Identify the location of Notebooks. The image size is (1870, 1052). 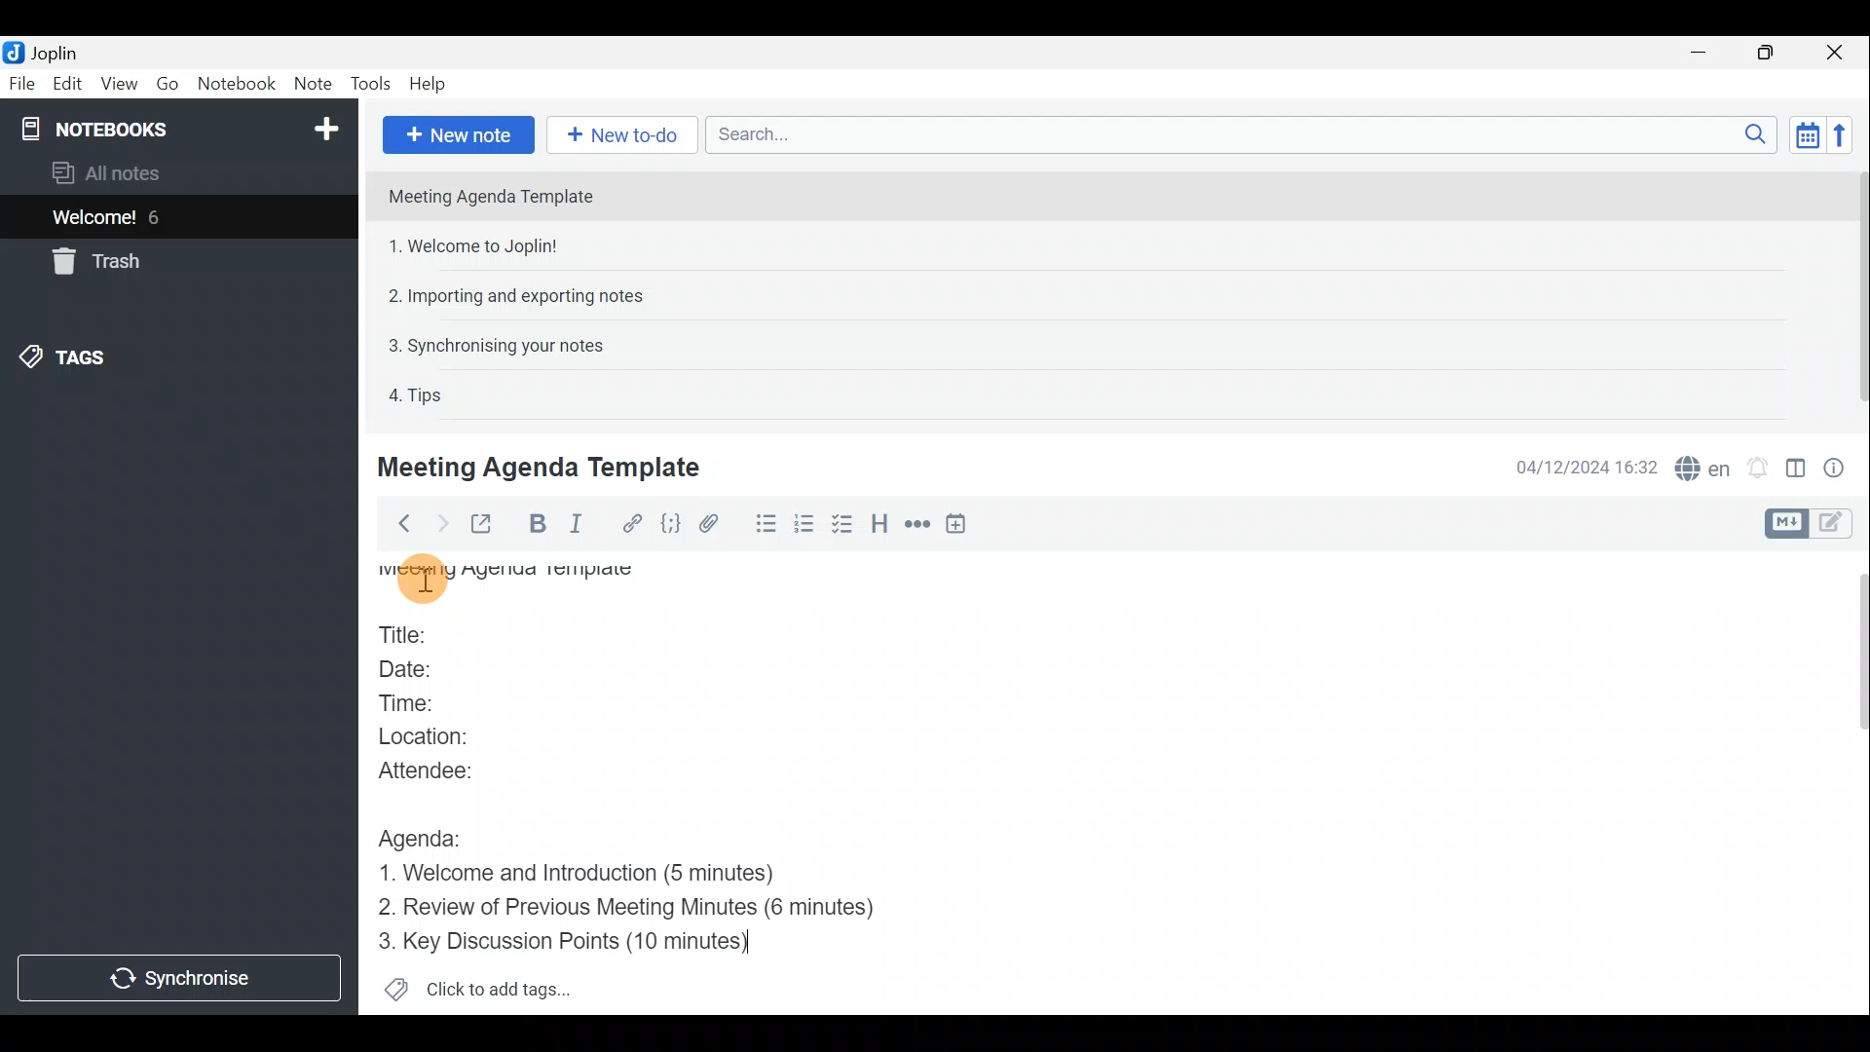
(182, 128).